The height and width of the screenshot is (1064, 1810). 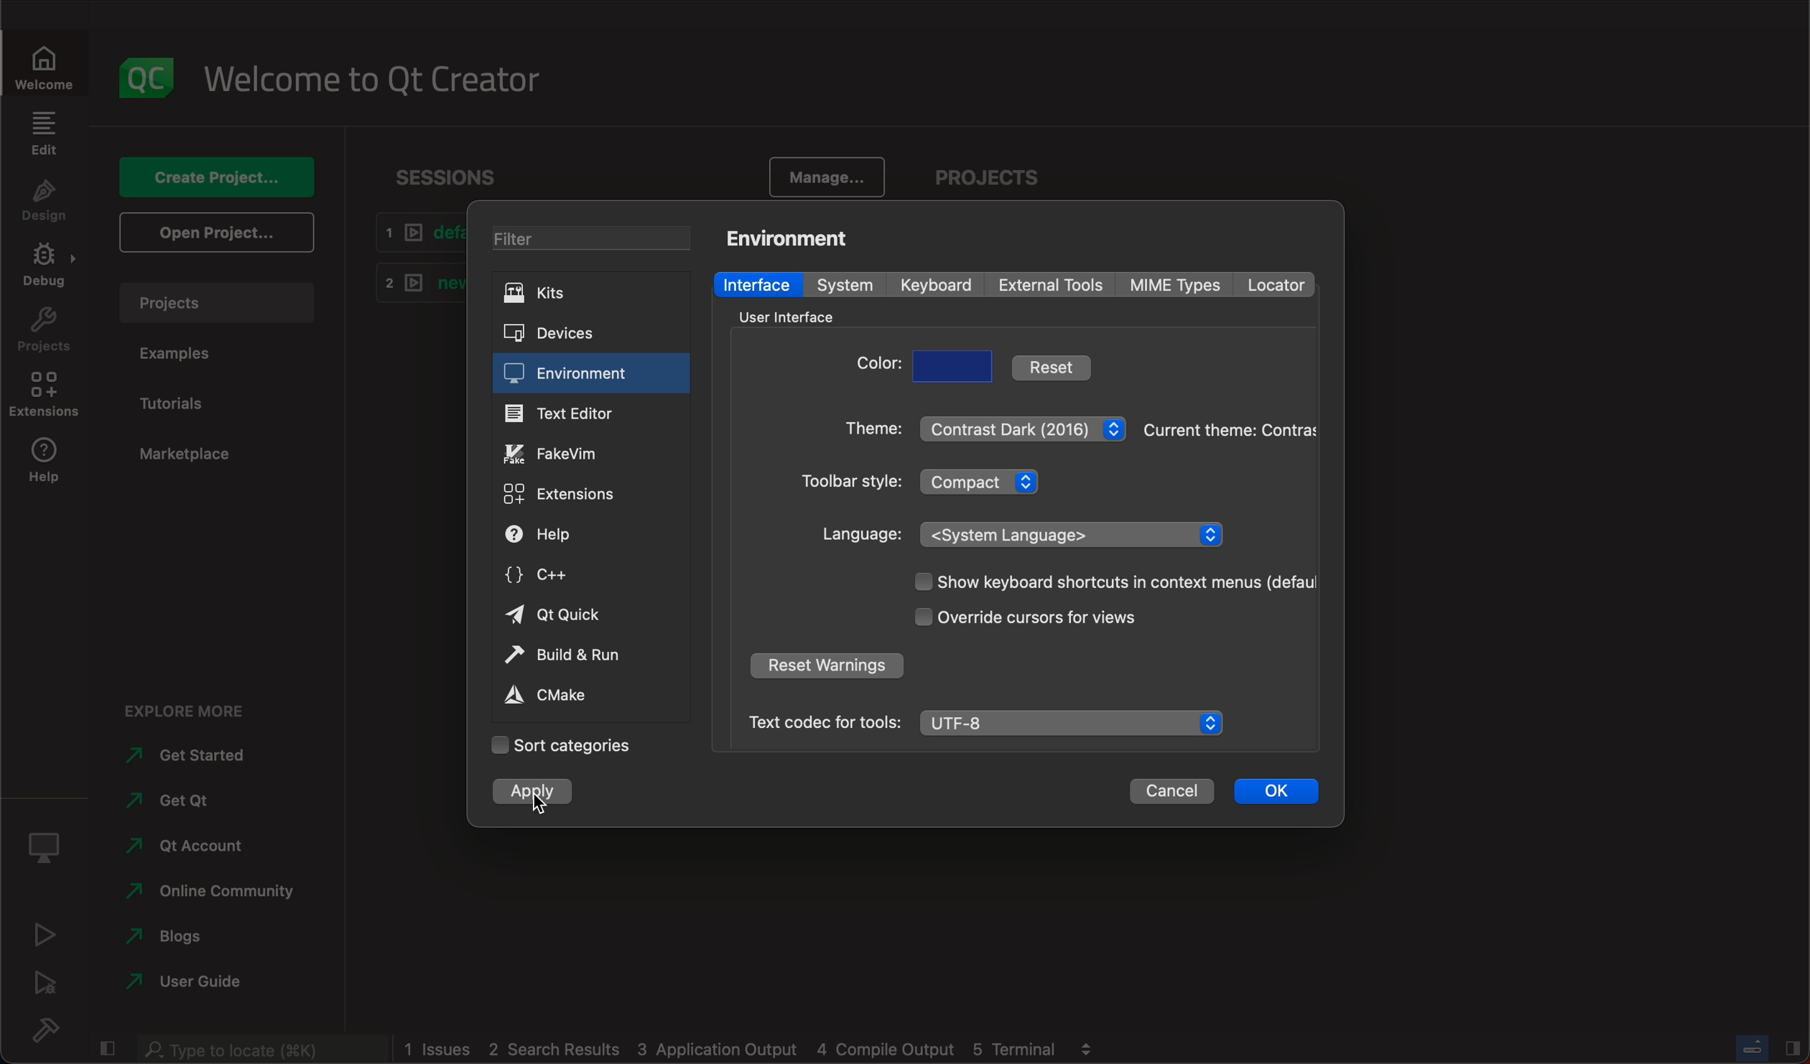 I want to click on external tools, so click(x=1054, y=284).